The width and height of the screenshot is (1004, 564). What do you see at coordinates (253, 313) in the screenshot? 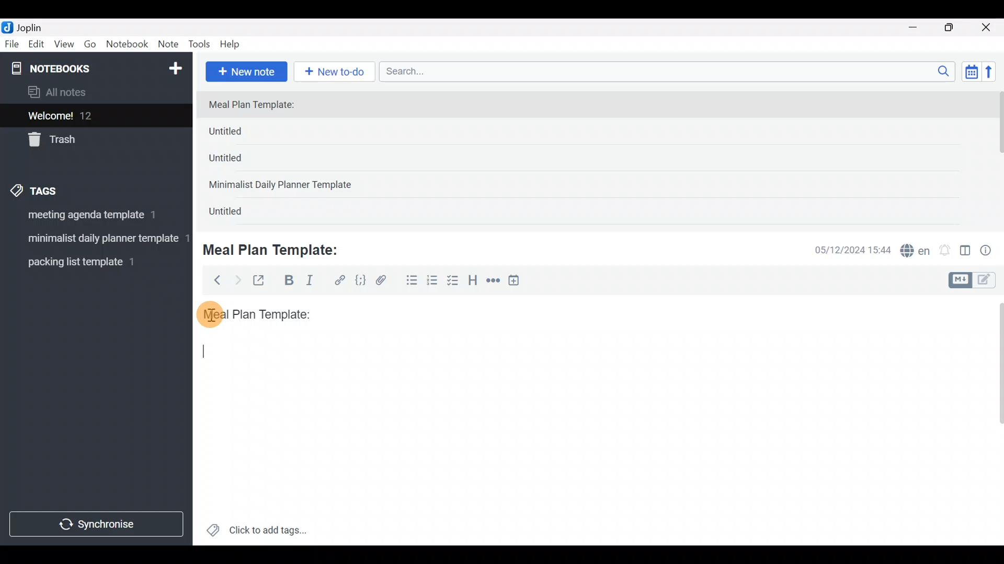
I see `Meal plan template` at bounding box center [253, 313].